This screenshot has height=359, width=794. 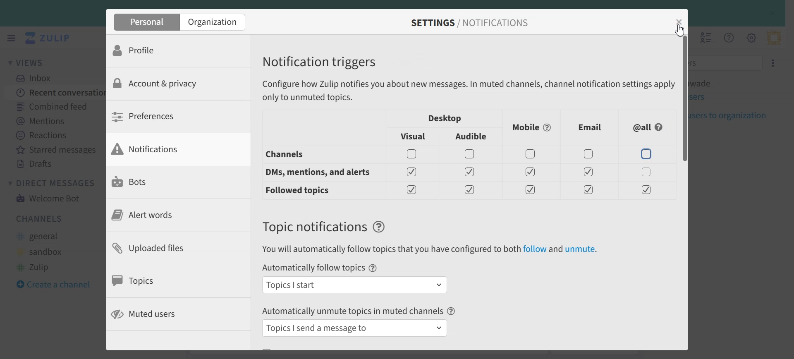 What do you see at coordinates (684, 192) in the screenshot?
I see `Vertical scroll bar` at bounding box center [684, 192].